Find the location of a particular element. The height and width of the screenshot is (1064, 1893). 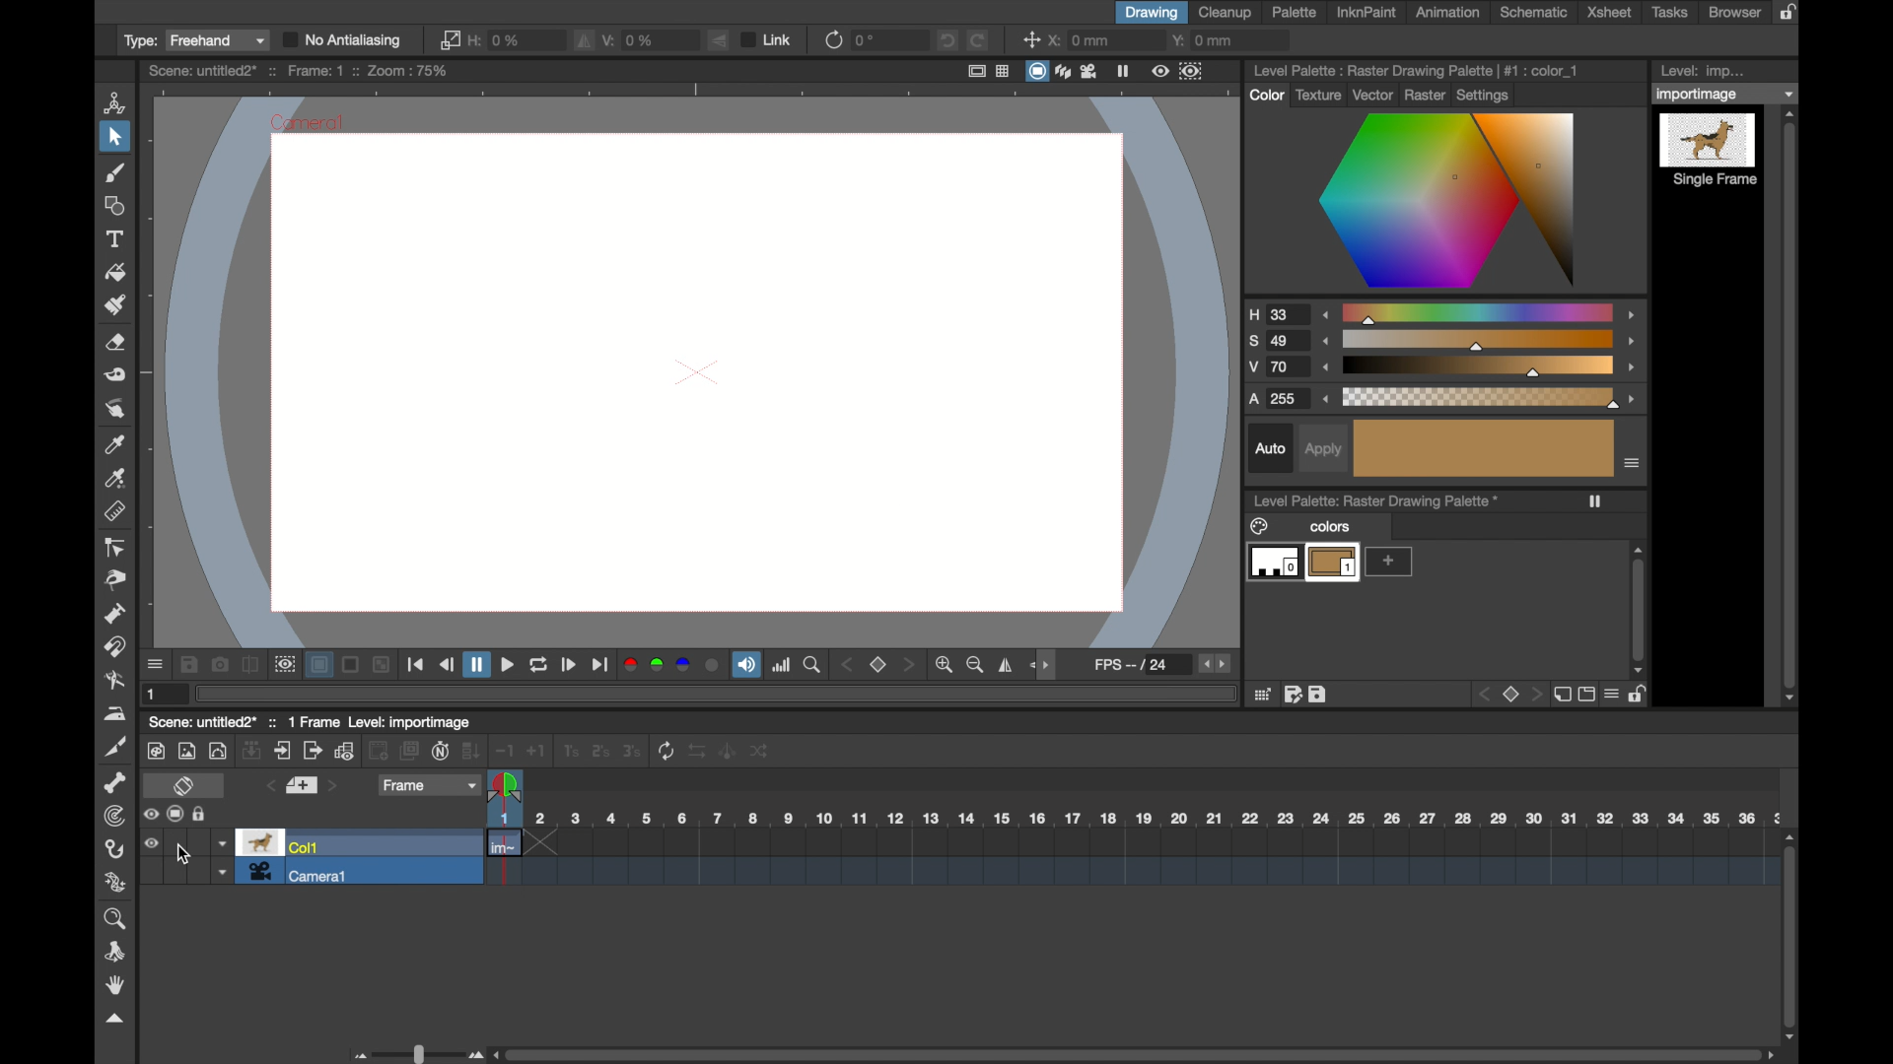

more is located at coordinates (1389, 562).